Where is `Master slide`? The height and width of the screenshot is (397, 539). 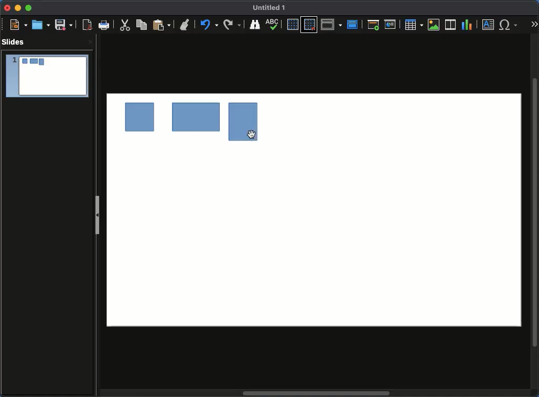 Master slide is located at coordinates (353, 24).